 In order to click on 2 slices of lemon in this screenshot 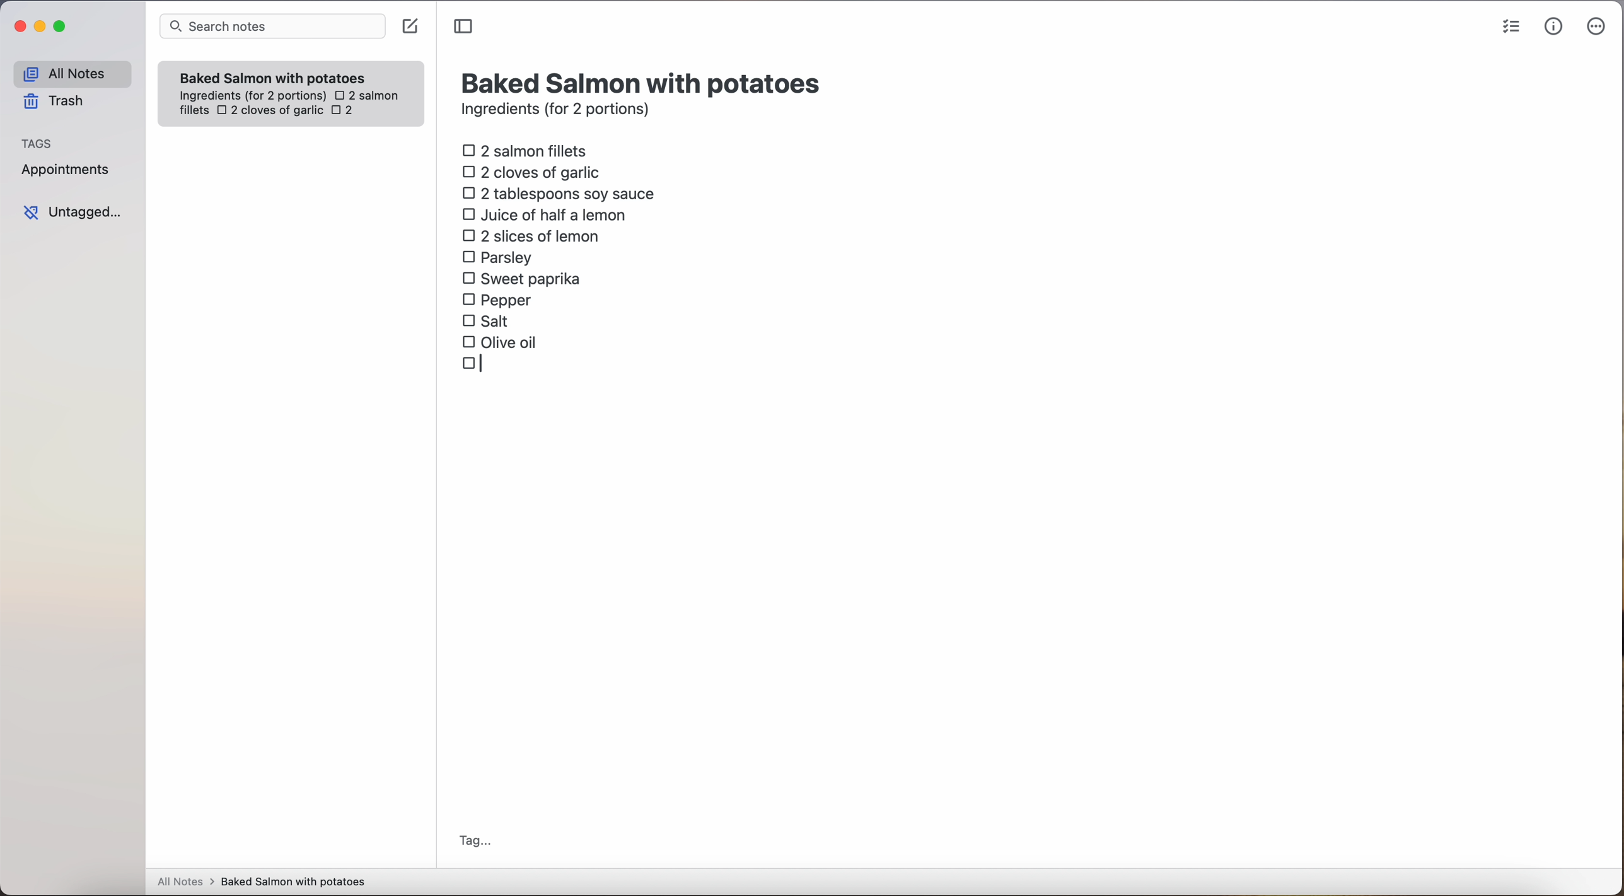, I will do `click(531, 236)`.